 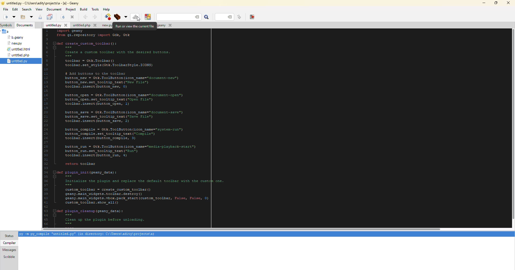 What do you see at coordinates (83, 25) in the screenshot?
I see `file` at bounding box center [83, 25].